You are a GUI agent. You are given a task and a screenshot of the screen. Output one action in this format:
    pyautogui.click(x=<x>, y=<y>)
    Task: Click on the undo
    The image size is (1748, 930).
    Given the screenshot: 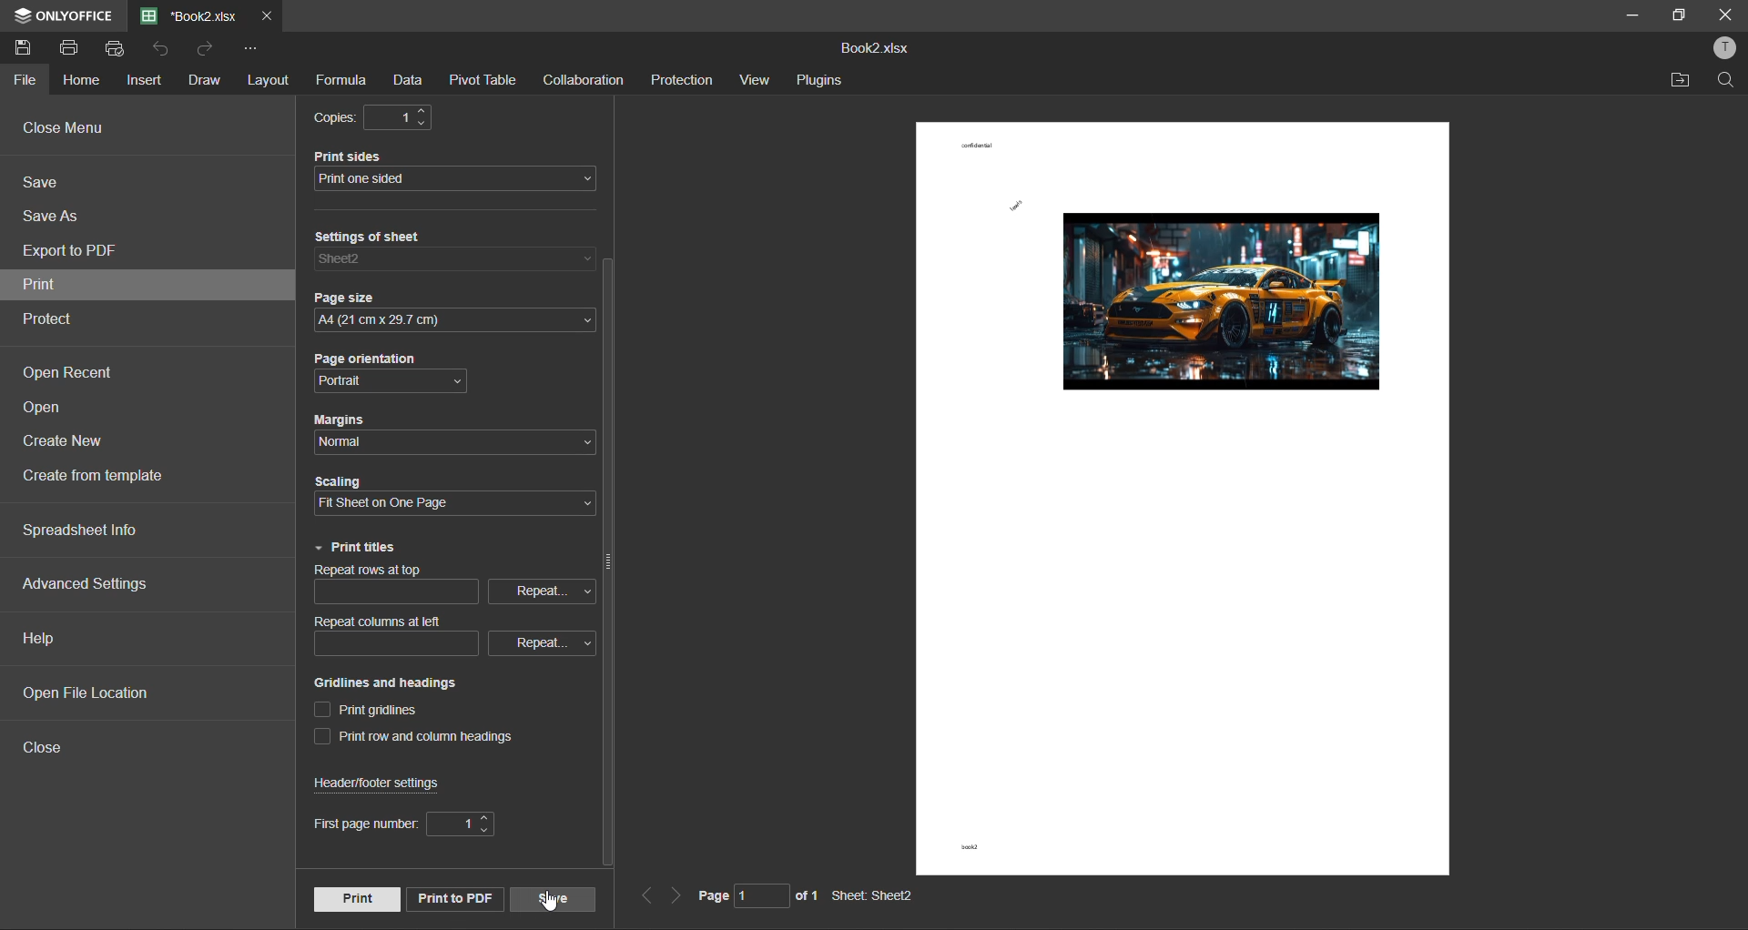 What is the action you would take?
    pyautogui.click(x=165, y=52)
    